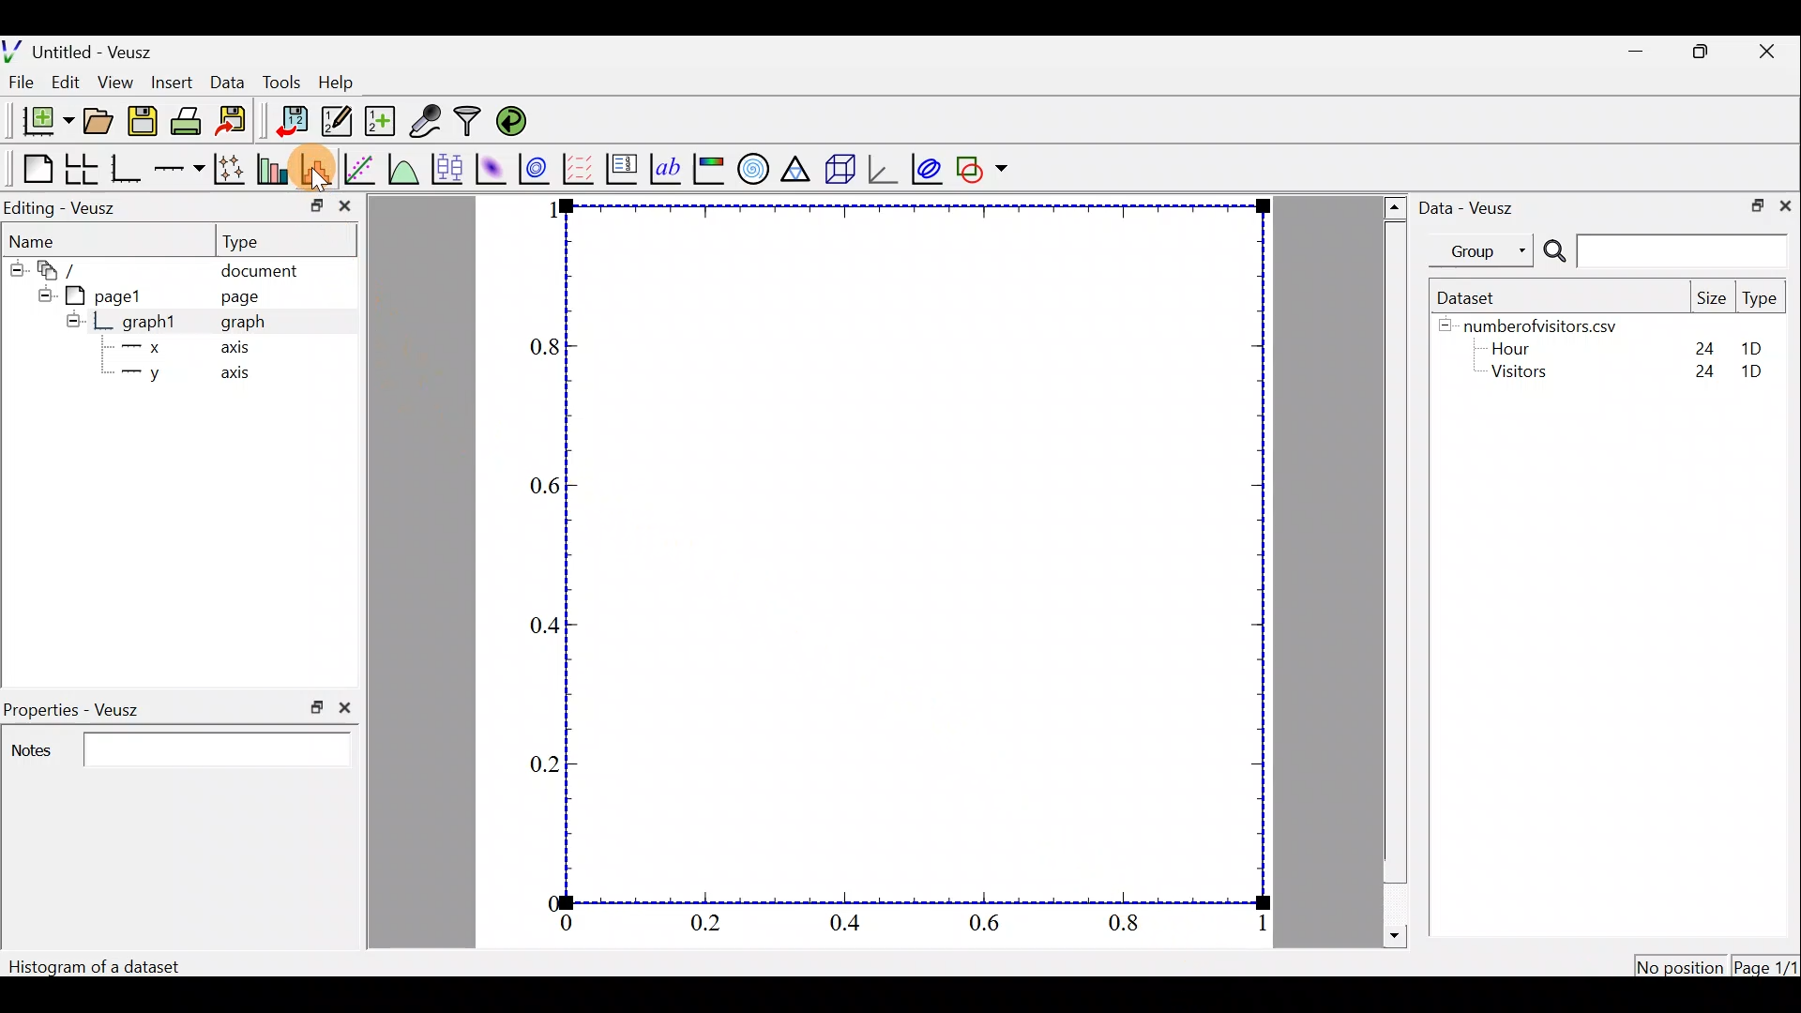 This screenshot has width=1801, height=1013. Describe the element at coordinates (173, 82) in the screenshot. I see `Insert` at that location.